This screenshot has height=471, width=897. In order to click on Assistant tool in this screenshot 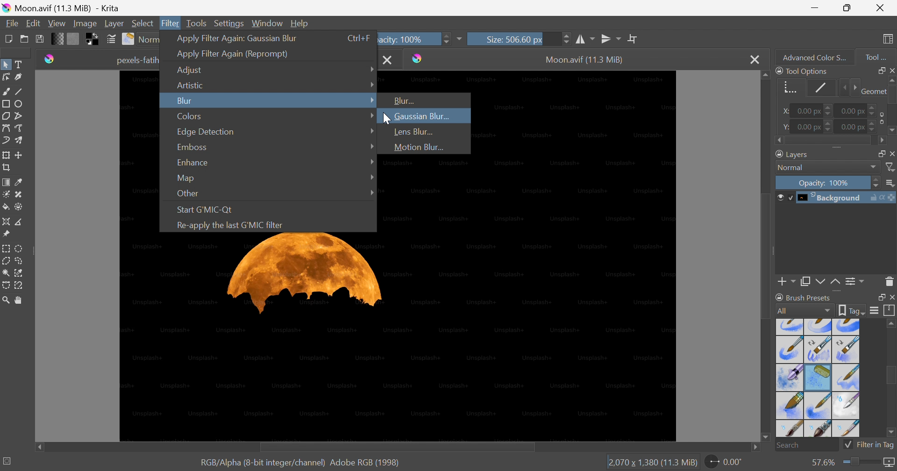, I will do `click(6, 221)`.